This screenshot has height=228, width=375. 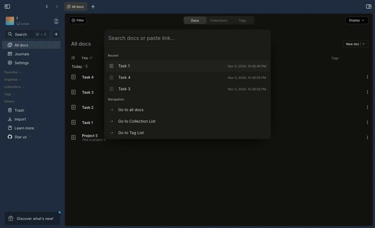 What do you see at coordinates (11, 80) in the screenshot?
I see `Organize` at bounding box center [11, 80].